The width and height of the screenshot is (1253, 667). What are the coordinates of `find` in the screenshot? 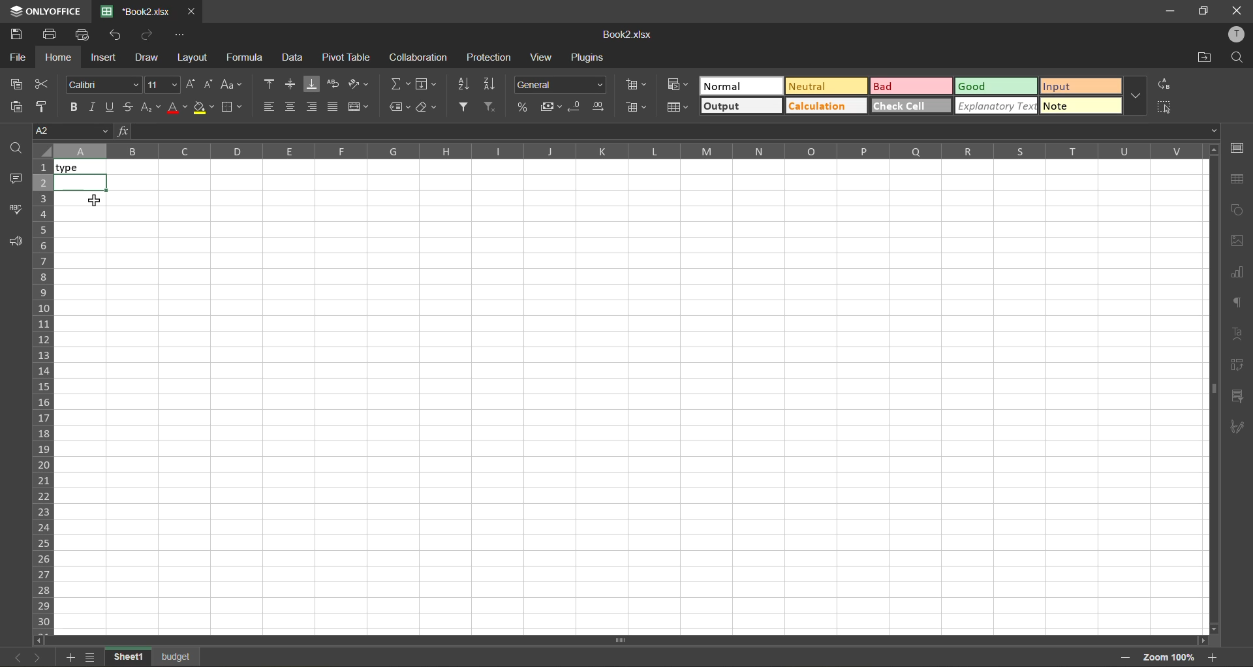 It's located at (1237, 58).